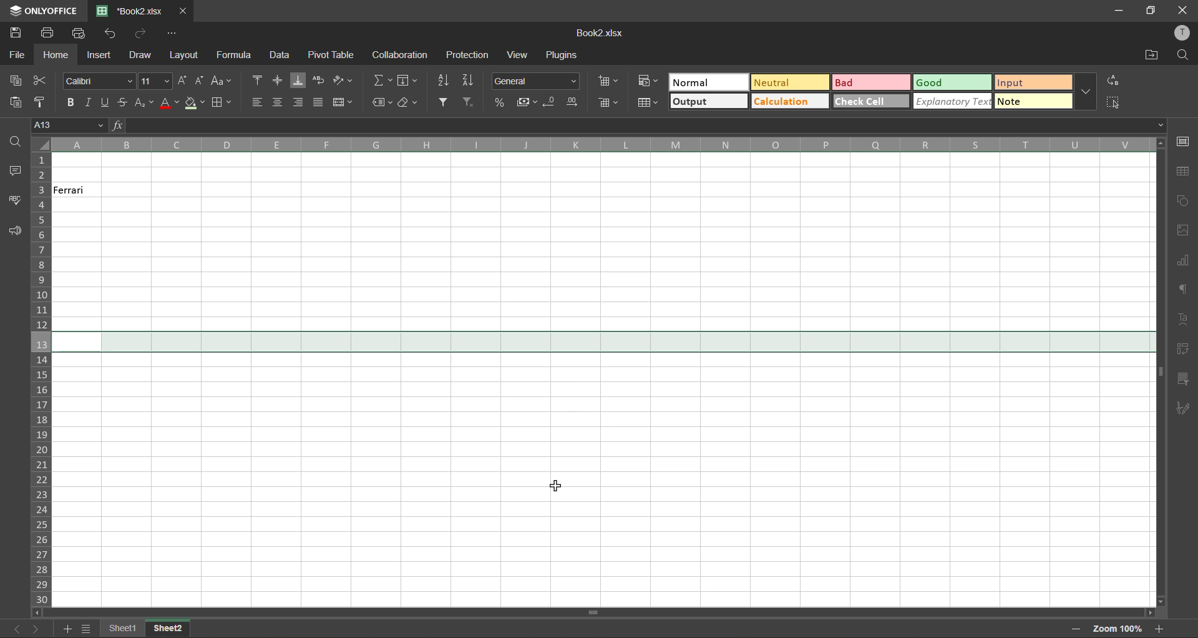 This screenshot has height=638, width=1198. What do you see at coordinates (870, 102) in the screenshot?
I see `check cell` at bounding box center [870, 102].